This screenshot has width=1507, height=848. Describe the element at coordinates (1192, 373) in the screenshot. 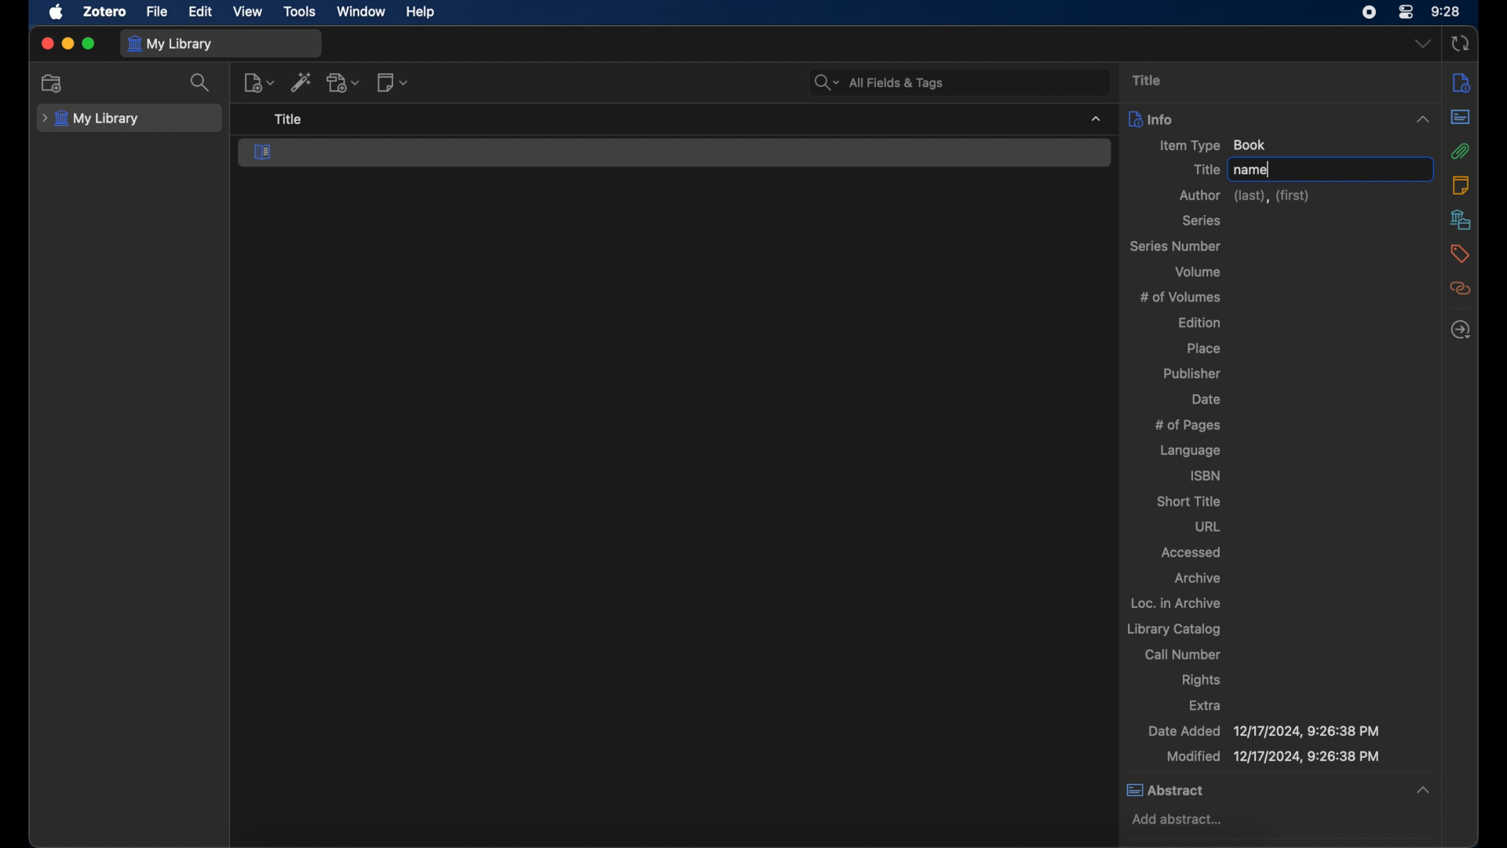

I see `publisher` at that location.